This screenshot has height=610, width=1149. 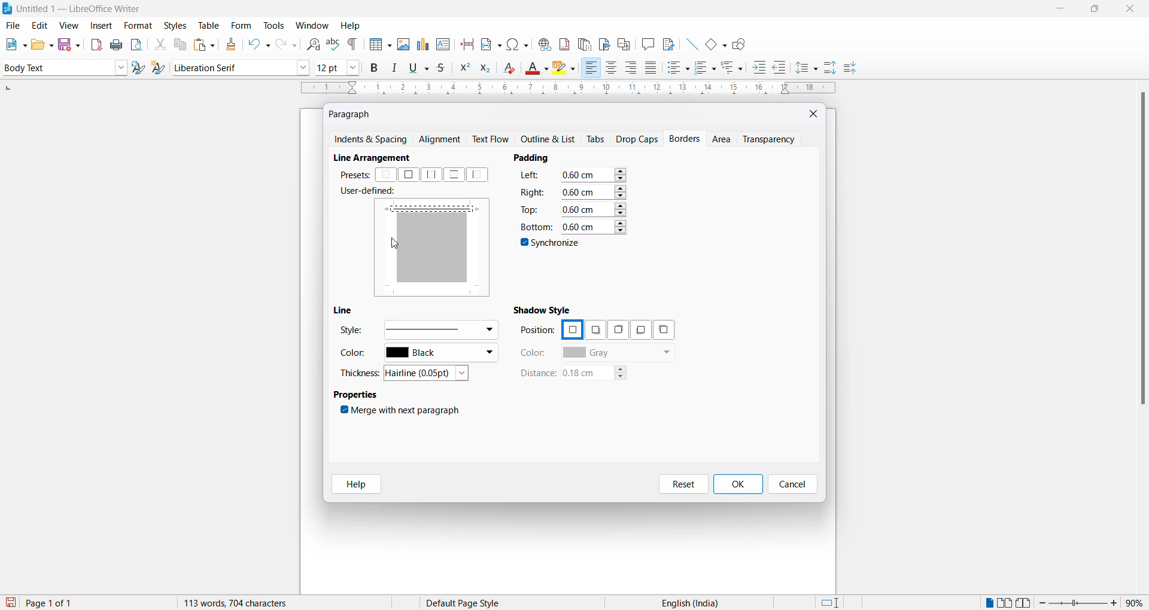 What do you see at coordinates (543, 42) in the screenshot?
I see `insert hyperlink` at bounding box center [543, 42].